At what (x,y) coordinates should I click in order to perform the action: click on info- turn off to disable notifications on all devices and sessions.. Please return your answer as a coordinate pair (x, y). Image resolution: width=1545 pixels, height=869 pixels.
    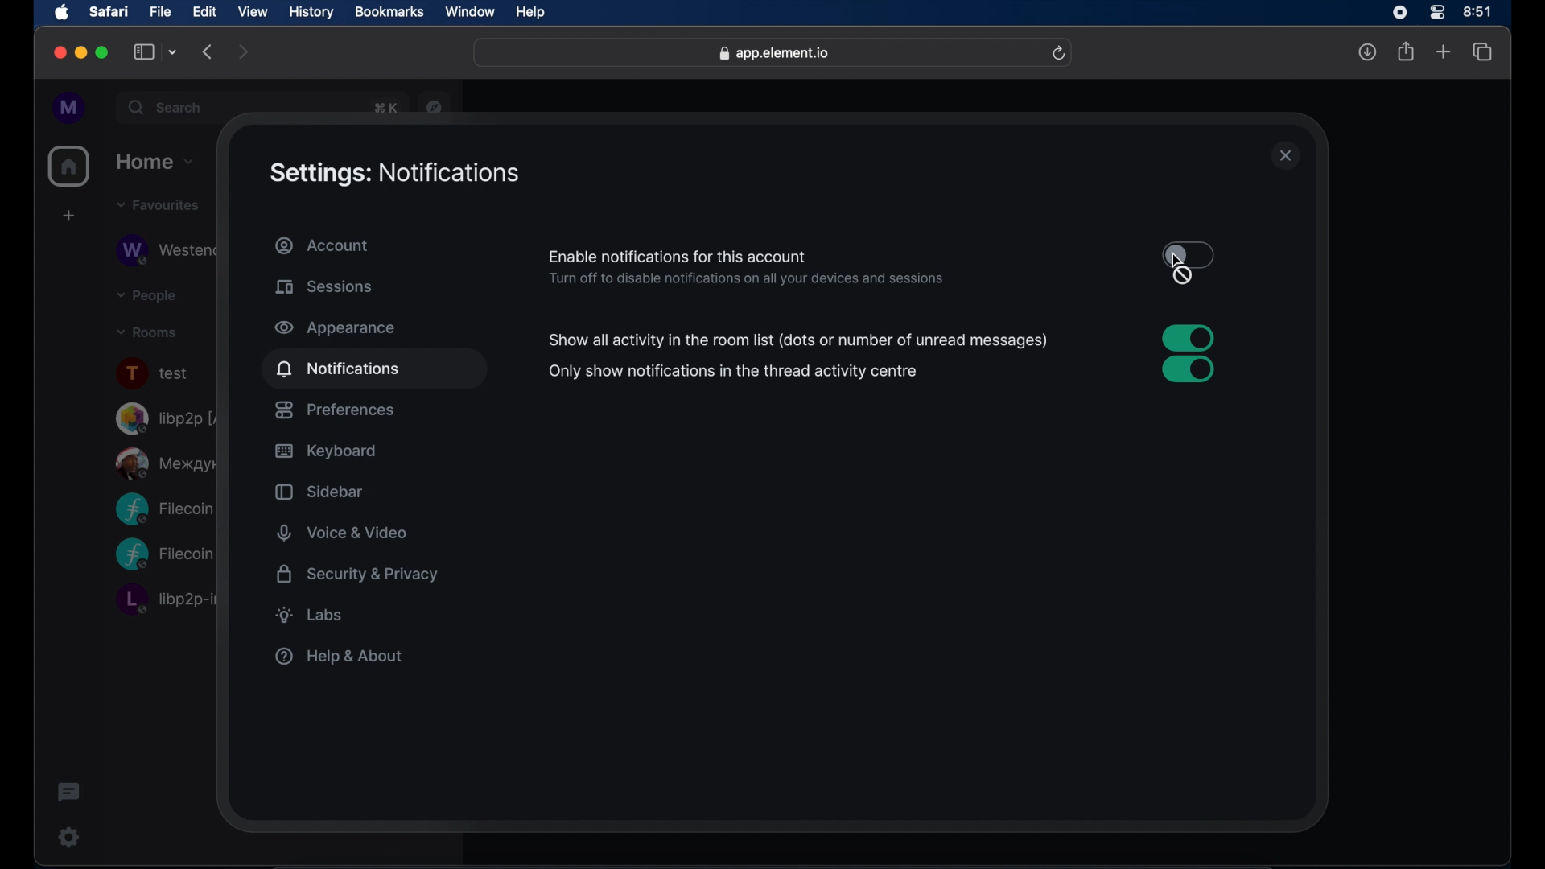
    Looking at the image, I should click on (748, 280).